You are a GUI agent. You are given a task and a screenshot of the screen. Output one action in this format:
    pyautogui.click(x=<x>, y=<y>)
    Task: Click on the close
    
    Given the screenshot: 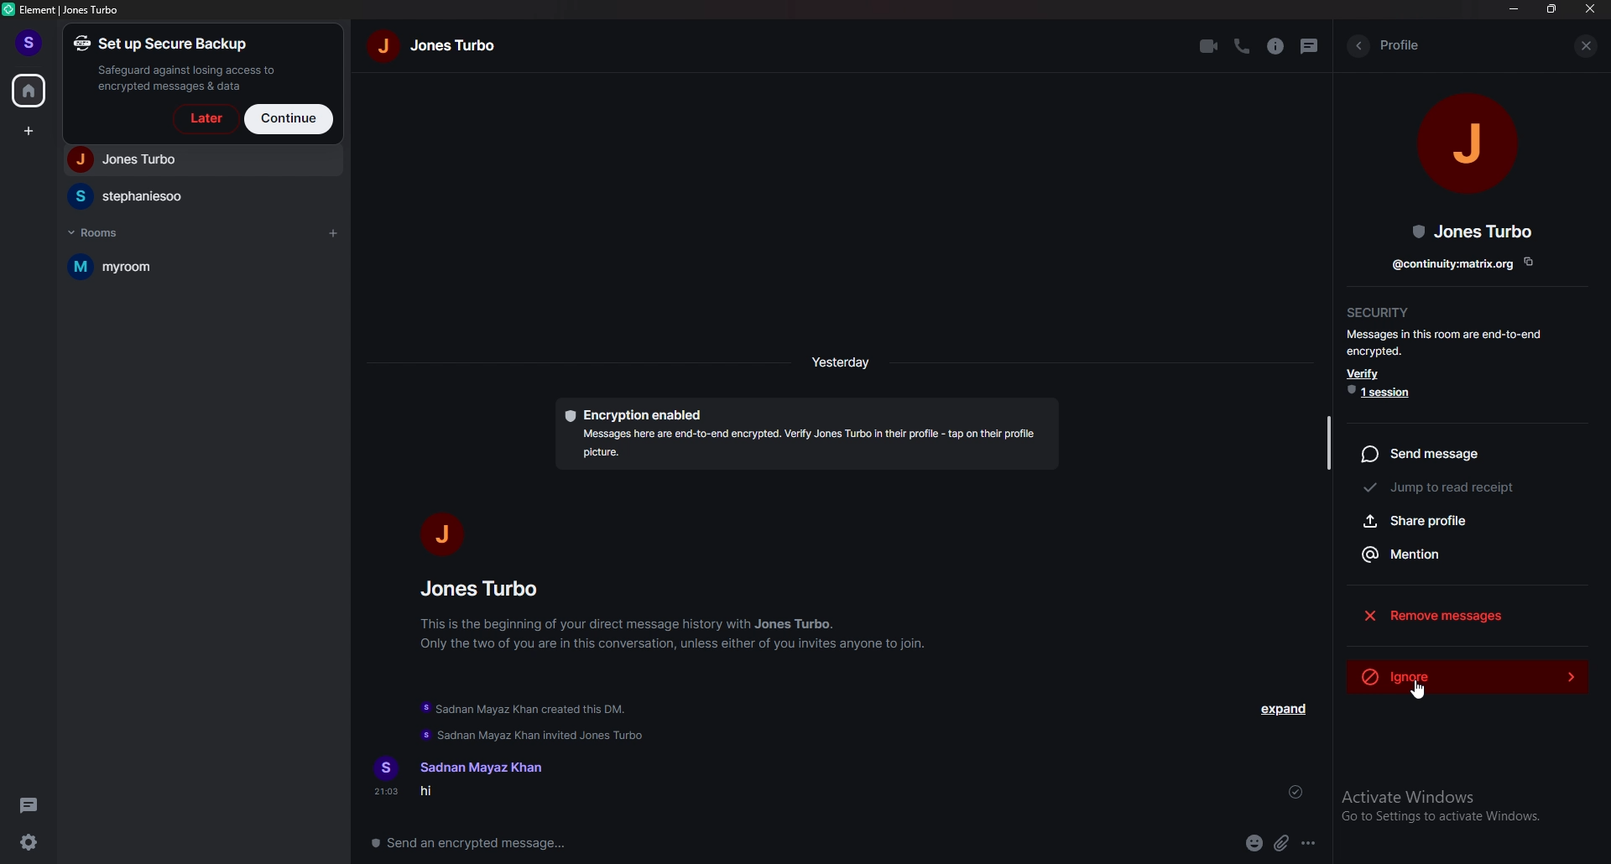 What is the action you would take?
    pyautogui.click(x=1591, y=9)
    